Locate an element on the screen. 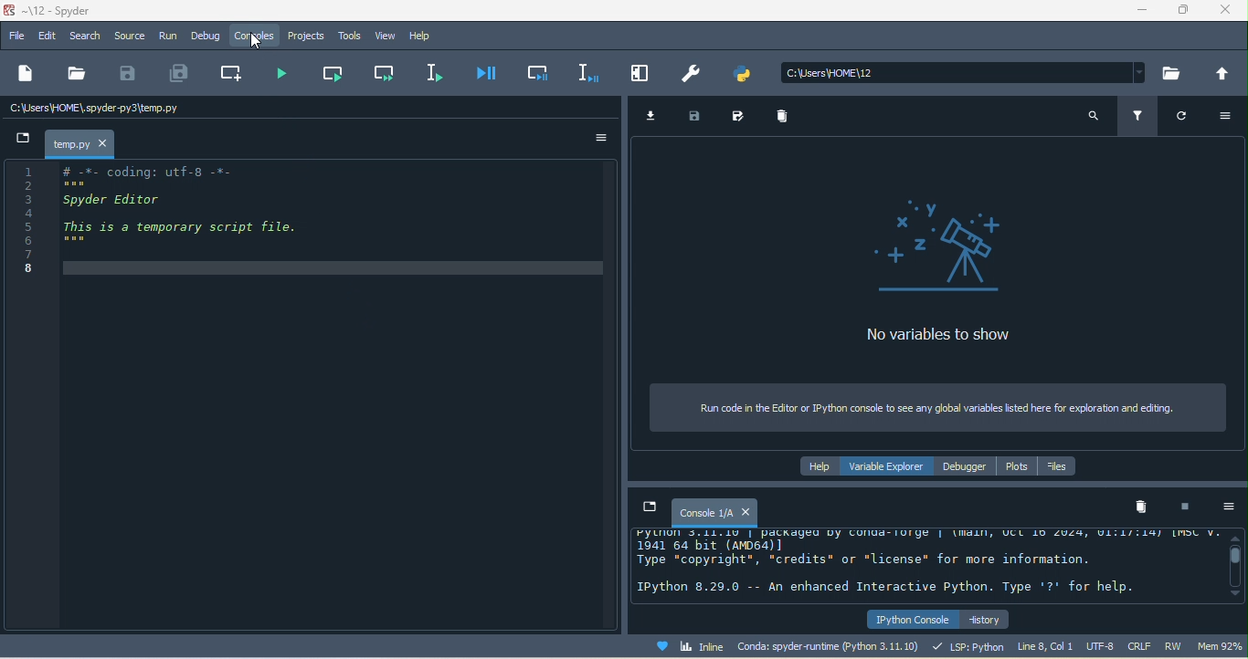  source is located at coordinates (130, 36).